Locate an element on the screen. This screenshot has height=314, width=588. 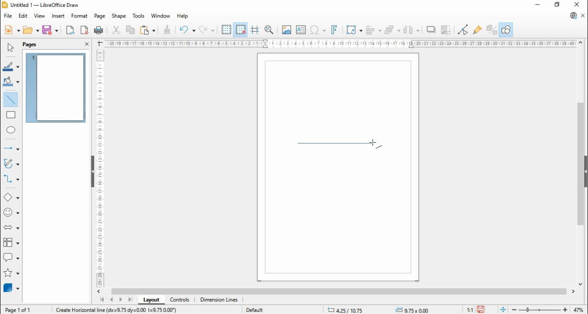
new line is located at coordinates (336, 143).